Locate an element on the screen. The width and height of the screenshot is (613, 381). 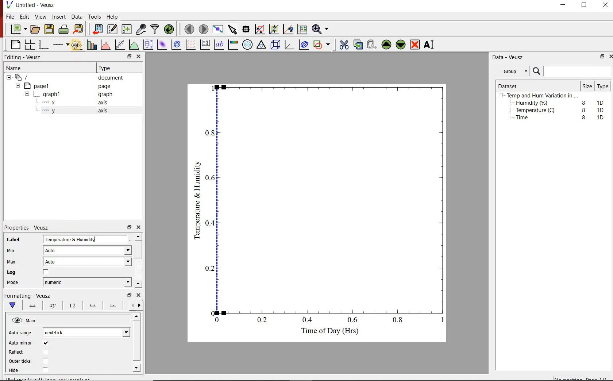
maximize is located at coordinates (588, 5).